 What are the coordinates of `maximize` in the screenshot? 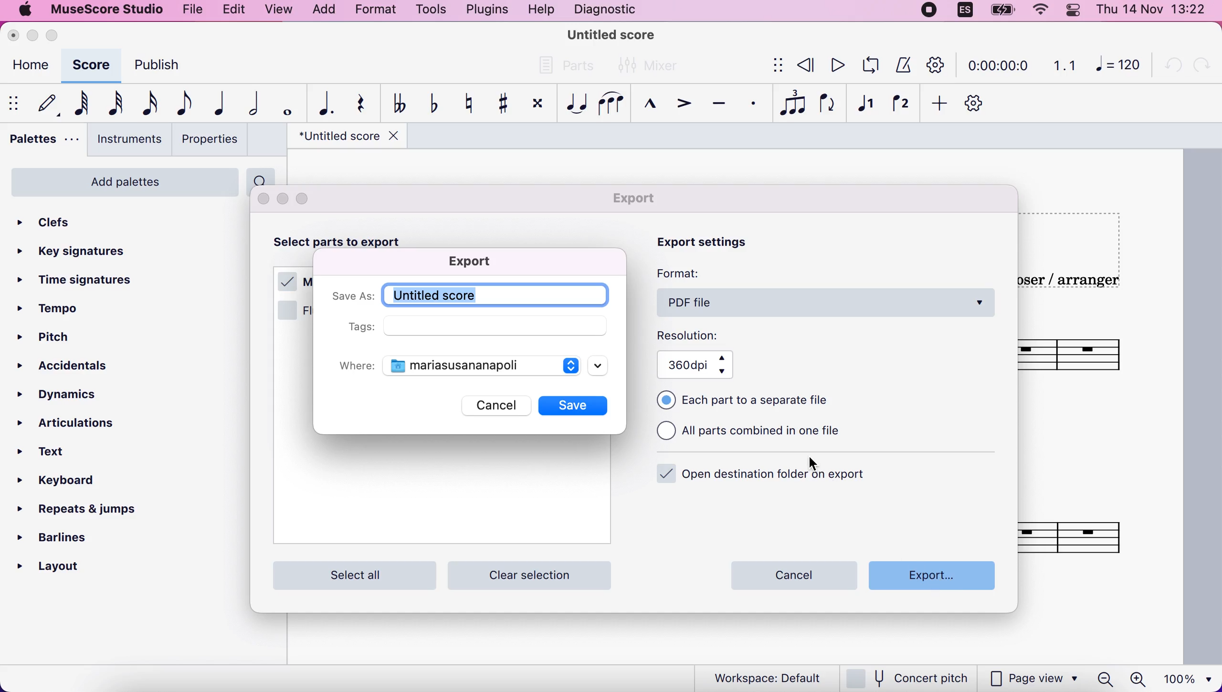 It's located at (57, 37).